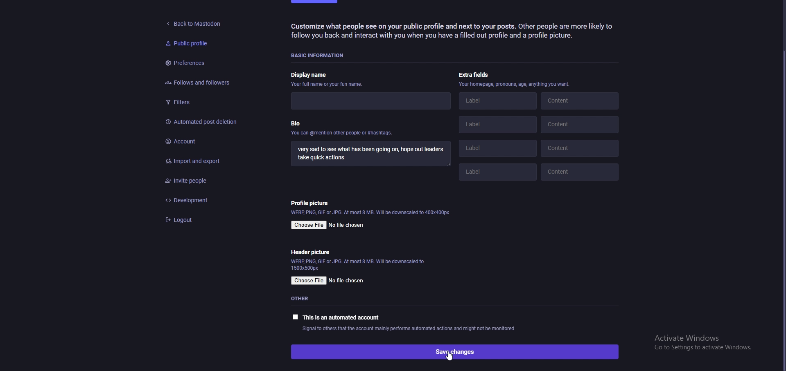 The width and height of the screenshot is (786, 371). Describe the element at coordinates (185, 44) in the screenshot. I see `Public profile` at that location.